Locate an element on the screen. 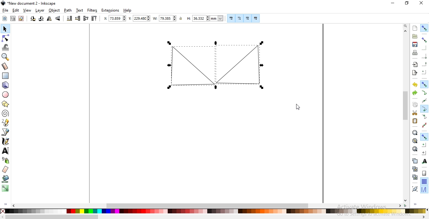  scale radii of rounded corners is located at coordinates (239, 18).